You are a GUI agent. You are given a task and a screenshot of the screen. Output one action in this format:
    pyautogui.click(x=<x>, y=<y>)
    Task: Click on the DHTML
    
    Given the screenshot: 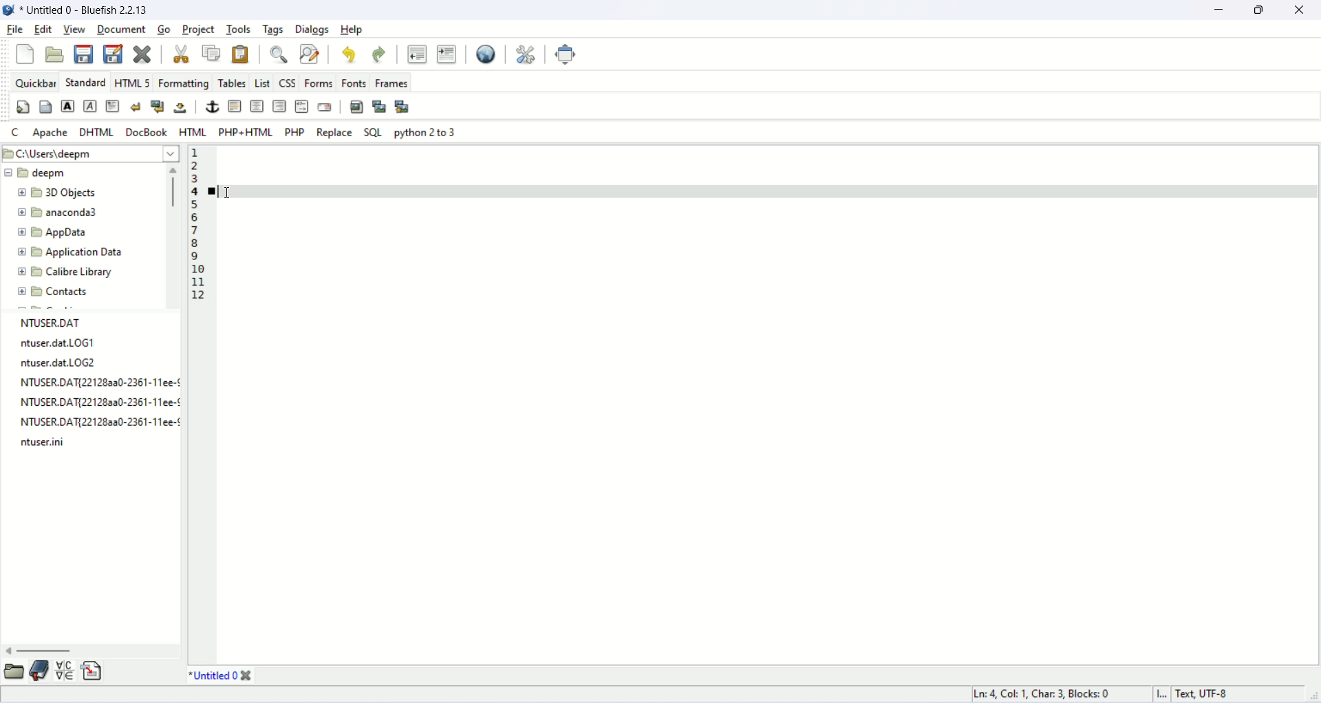 What is the action you would take?
    pyautogui.click(x=97, y=133)
    